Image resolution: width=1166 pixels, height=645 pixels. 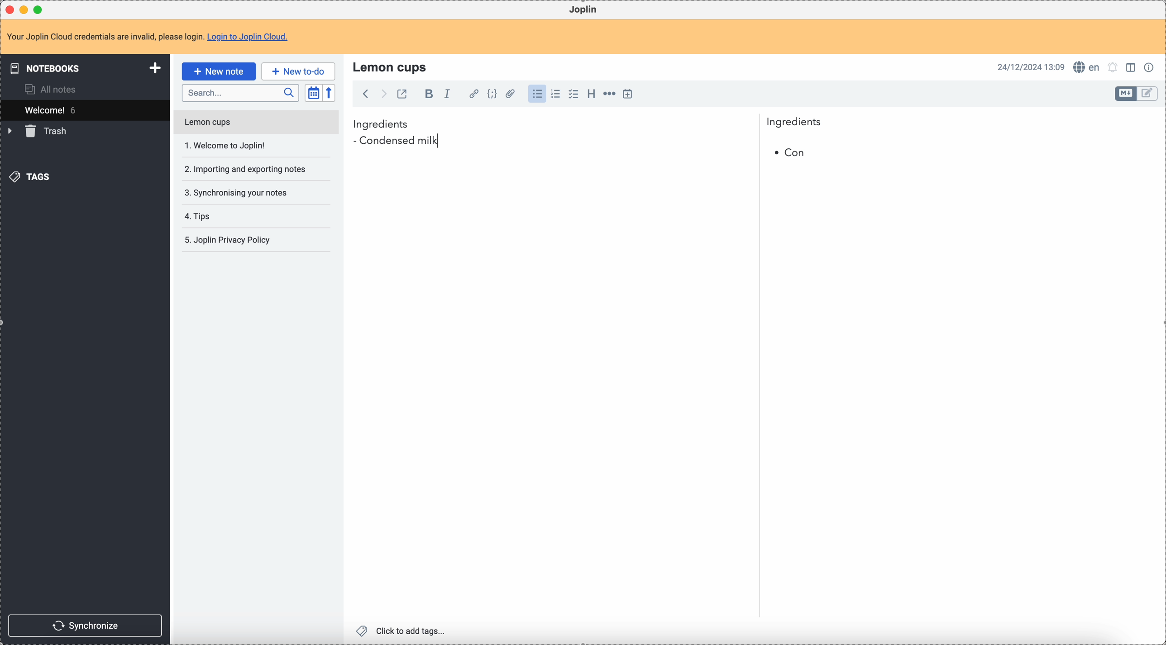 I want to click on click on new note, so click(x=218, y=71).